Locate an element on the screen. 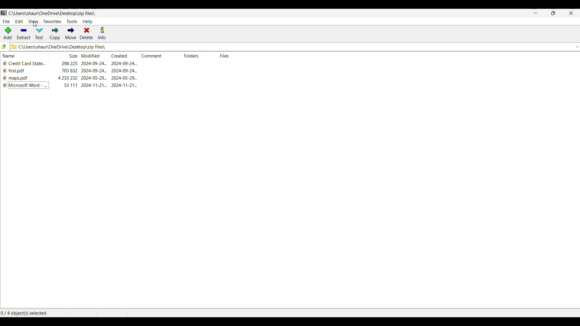 The width and height of the screenshot is (580, 326). file is located at coordinates (6, 22).